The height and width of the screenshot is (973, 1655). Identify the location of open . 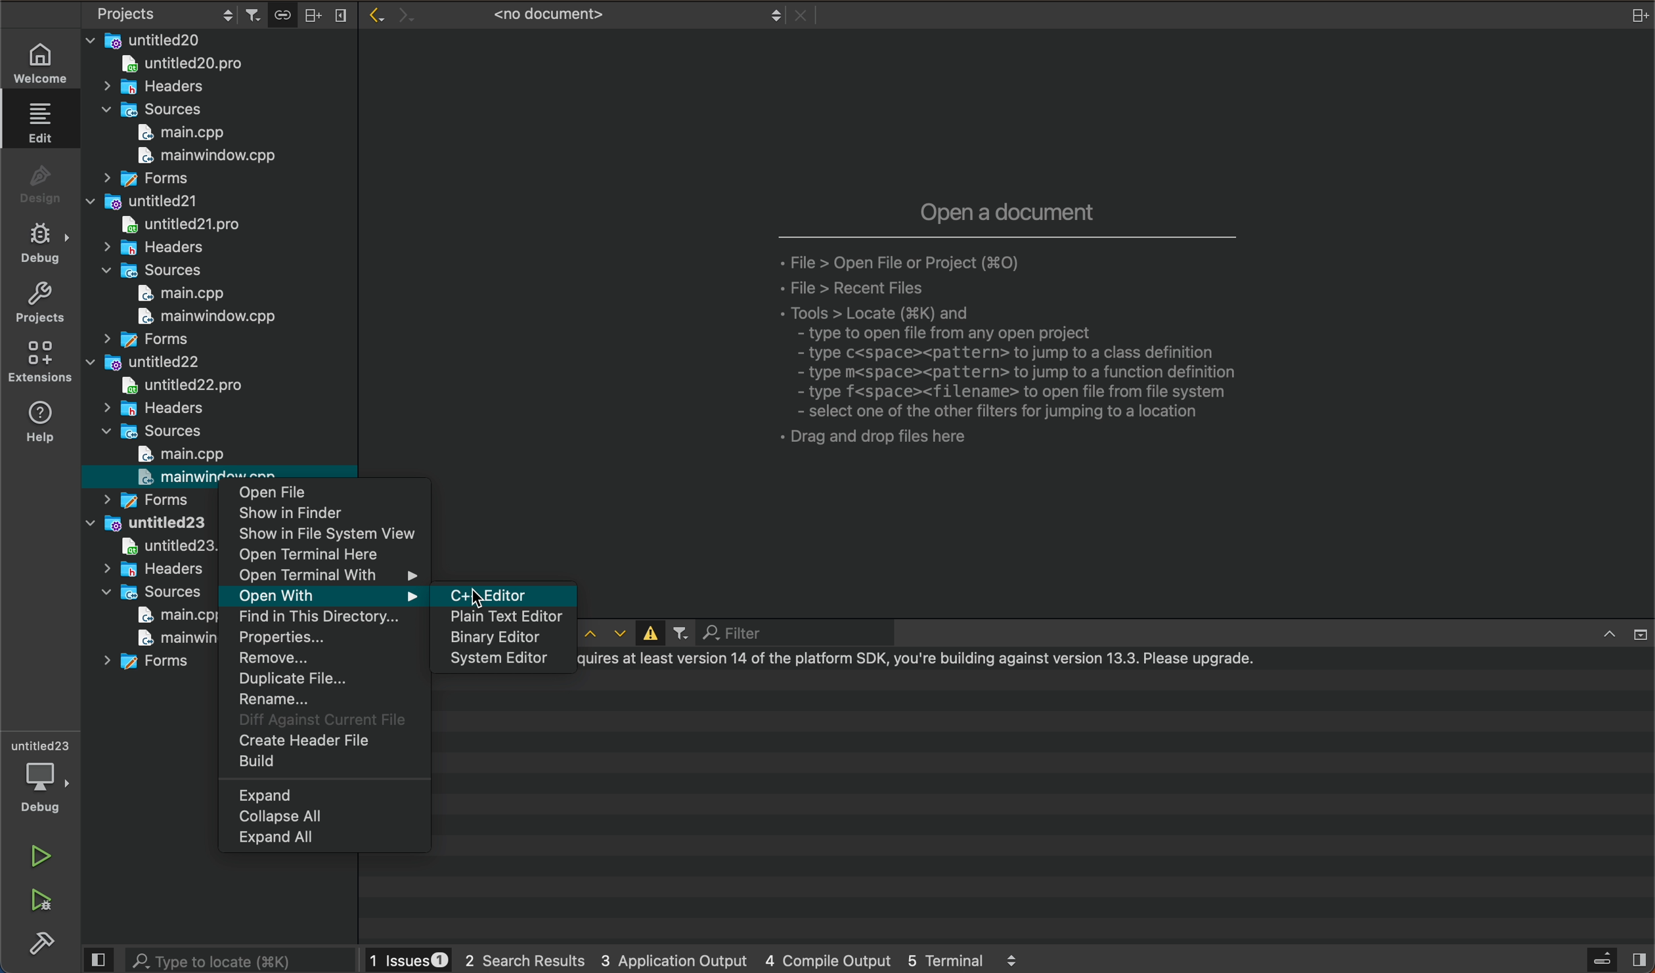
(329, 496).